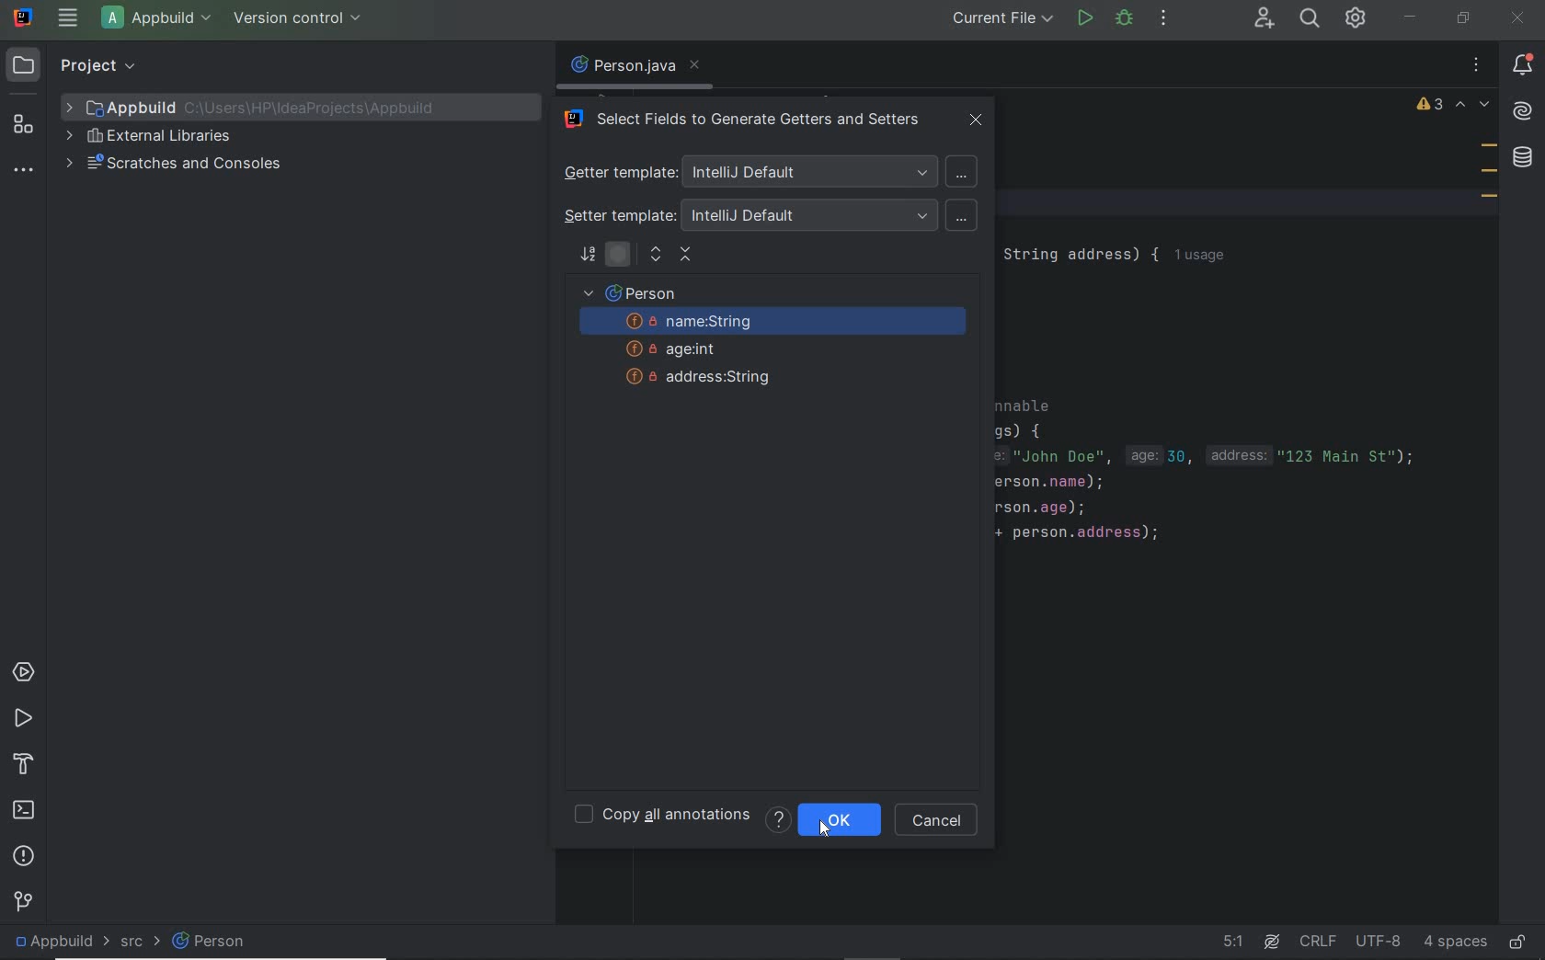  Describe the element at coordinates (1261, 19) in the screenshot. I see `code with me` at that location.